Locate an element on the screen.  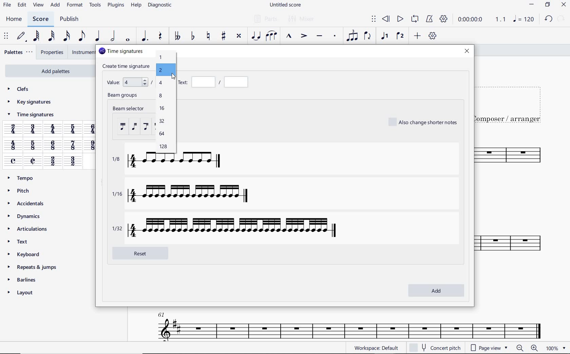
PROPERTIES is located at coordinates (52, 53).